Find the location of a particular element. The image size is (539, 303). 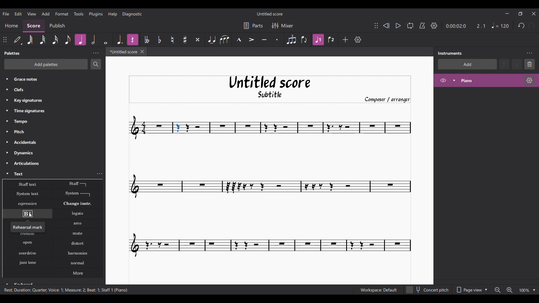

Change position of toolbar attached is located at coordinates (376, 26).